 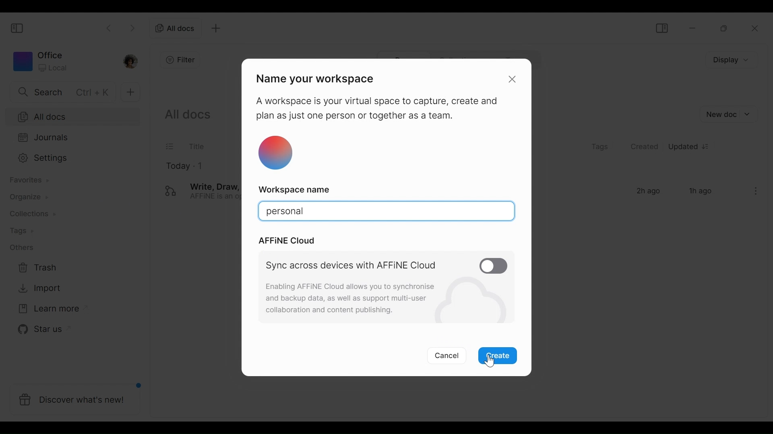 I want to click on Journals, so click(x=68, y=137).